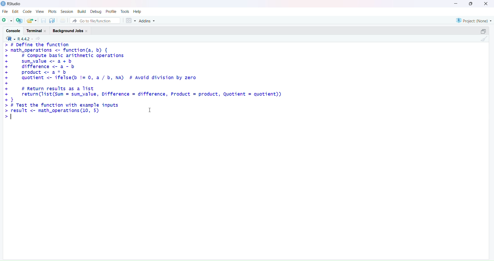 The width and height of the screenshot is (494, 261). What do you see at coordinates (31, 21) in the screenshot?
I see `Open an existing file (Ctrl + O)` at bounding box center [31, 21].